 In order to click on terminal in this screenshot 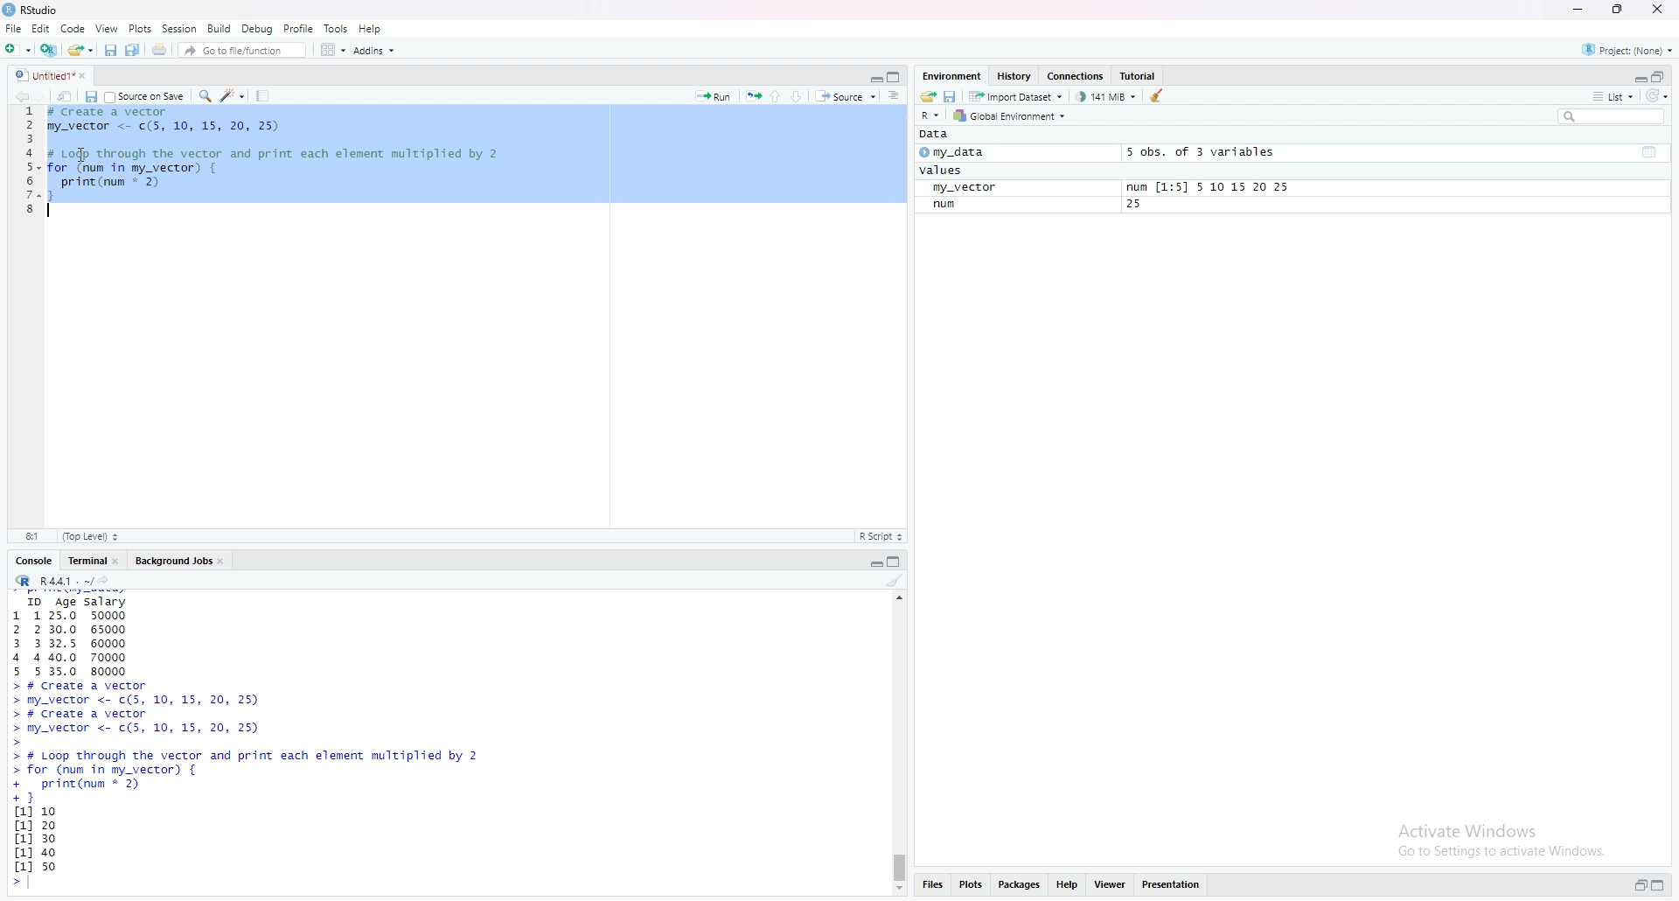, I will do `click(91, 561)`.